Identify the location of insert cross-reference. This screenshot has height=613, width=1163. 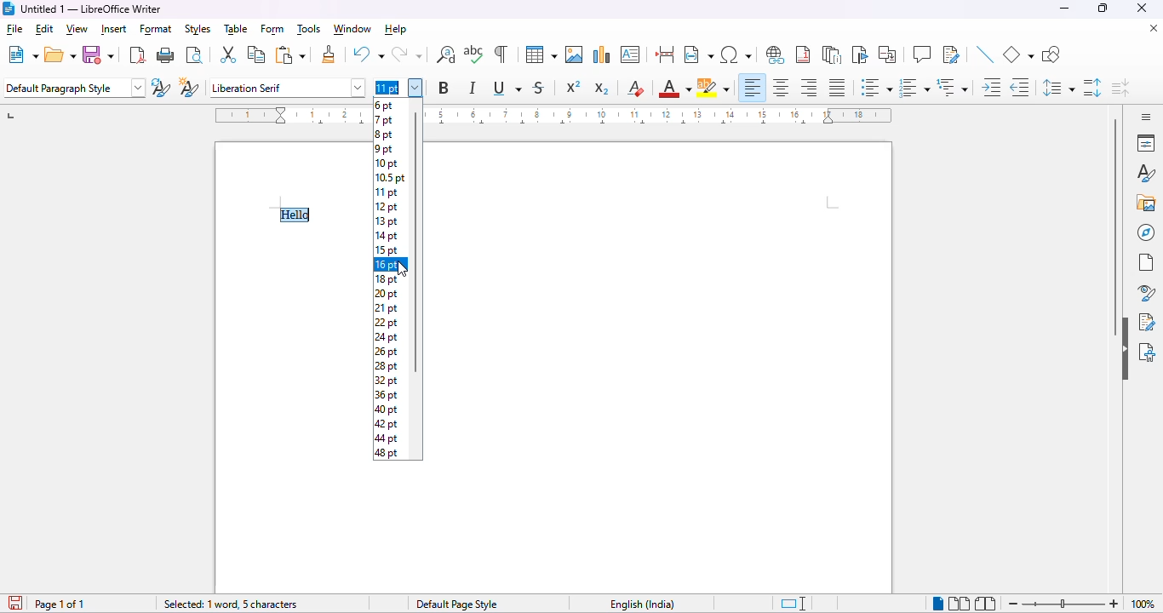
(888, 54).